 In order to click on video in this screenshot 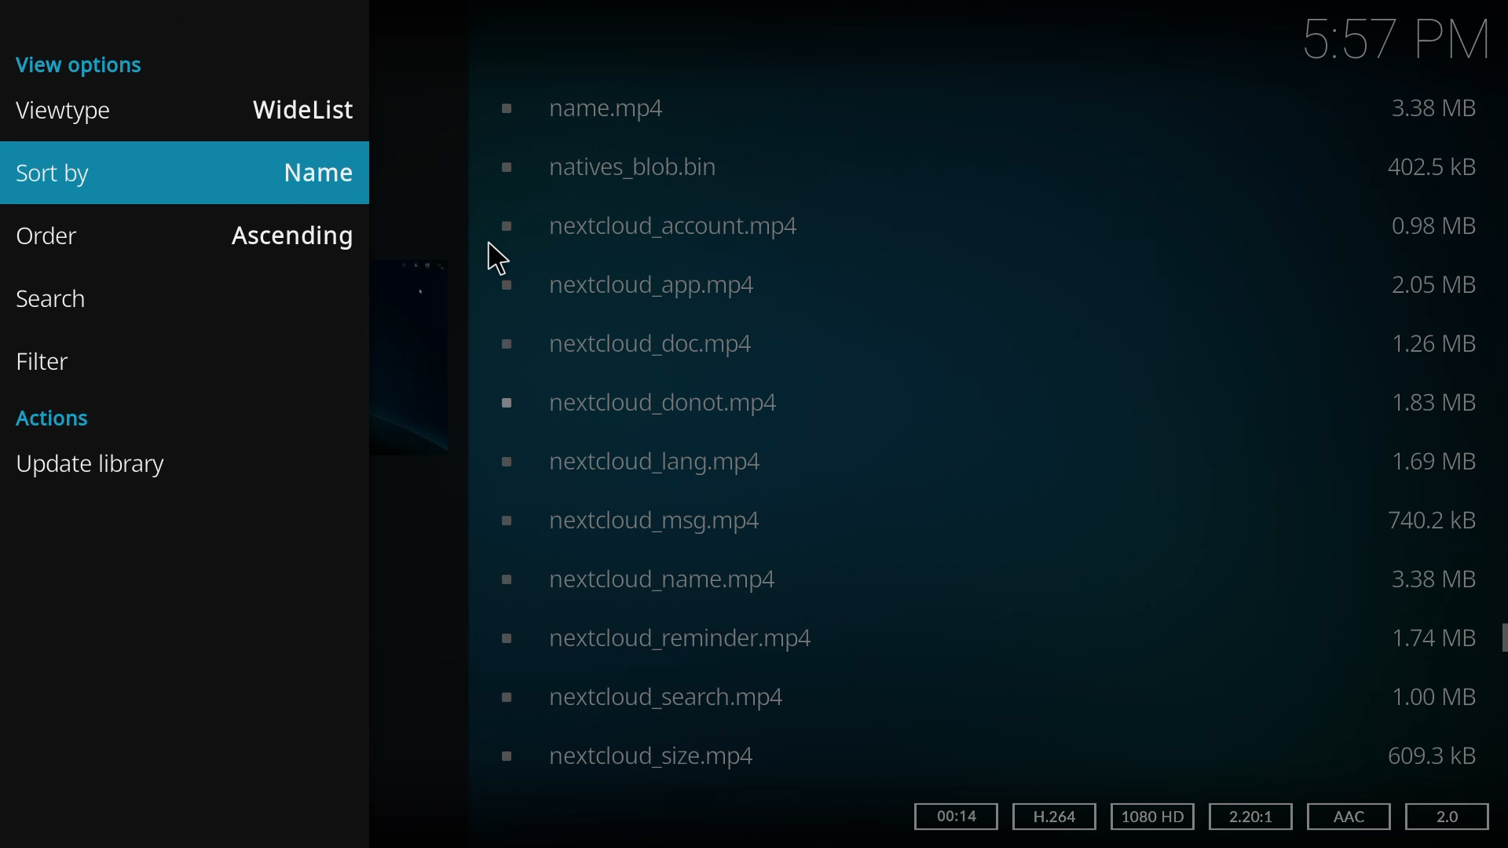, I will do `click(637, 460)`.